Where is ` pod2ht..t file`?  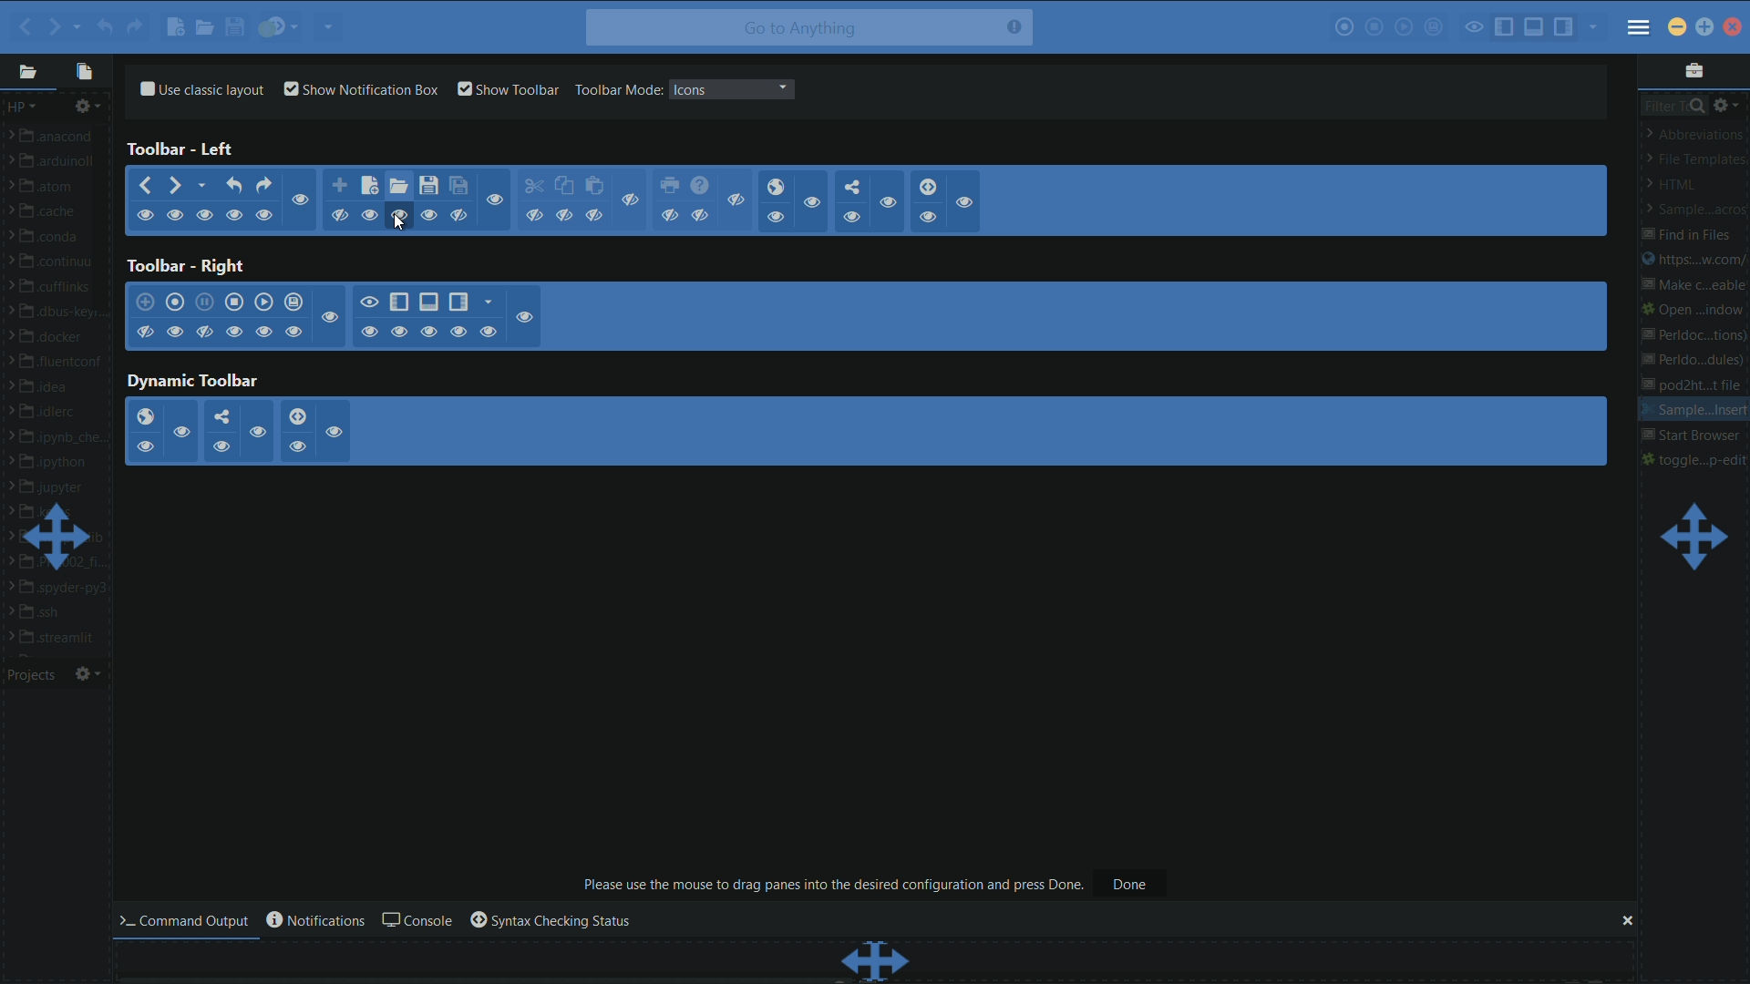
 pod2ht..t file is located at coordinates (1699, 386).